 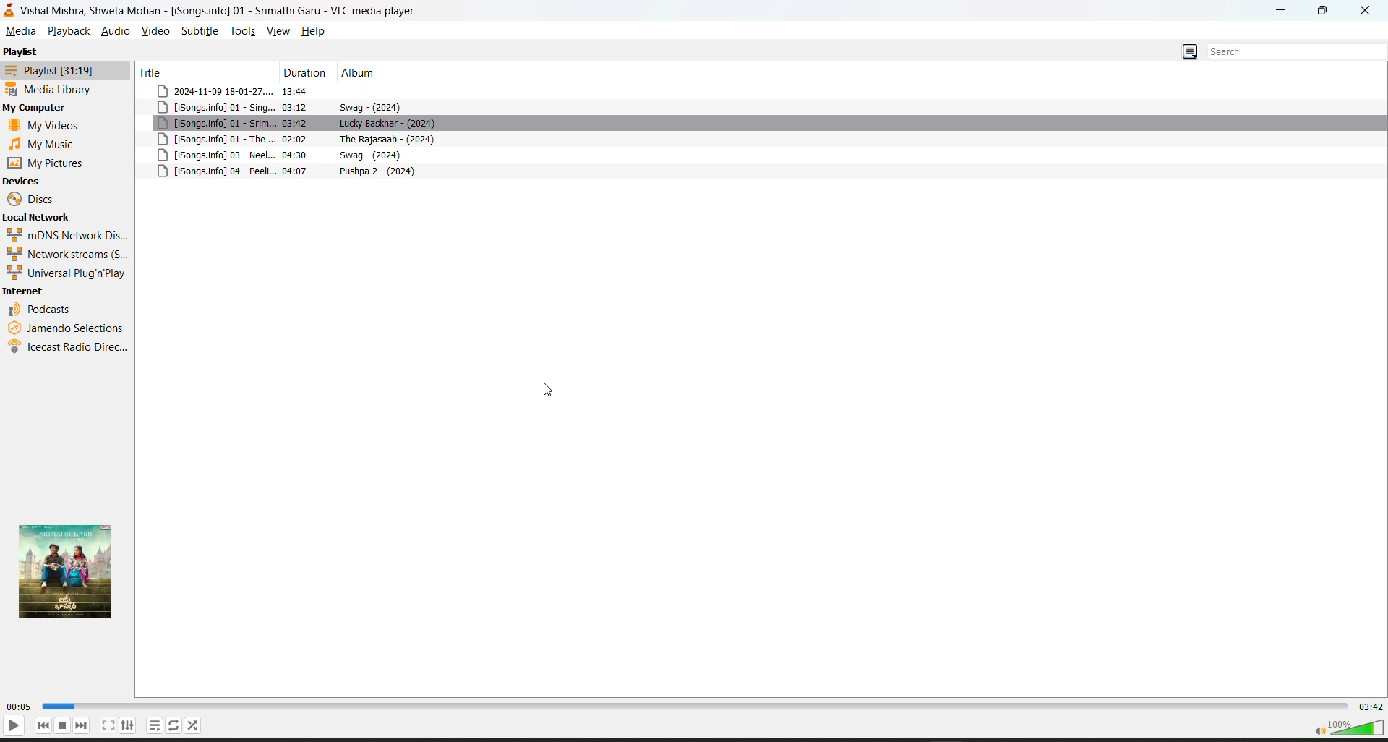 What do you see at coordinates (762, 155) in the screenshot?
I see `song` at bounding box center [762, 155].